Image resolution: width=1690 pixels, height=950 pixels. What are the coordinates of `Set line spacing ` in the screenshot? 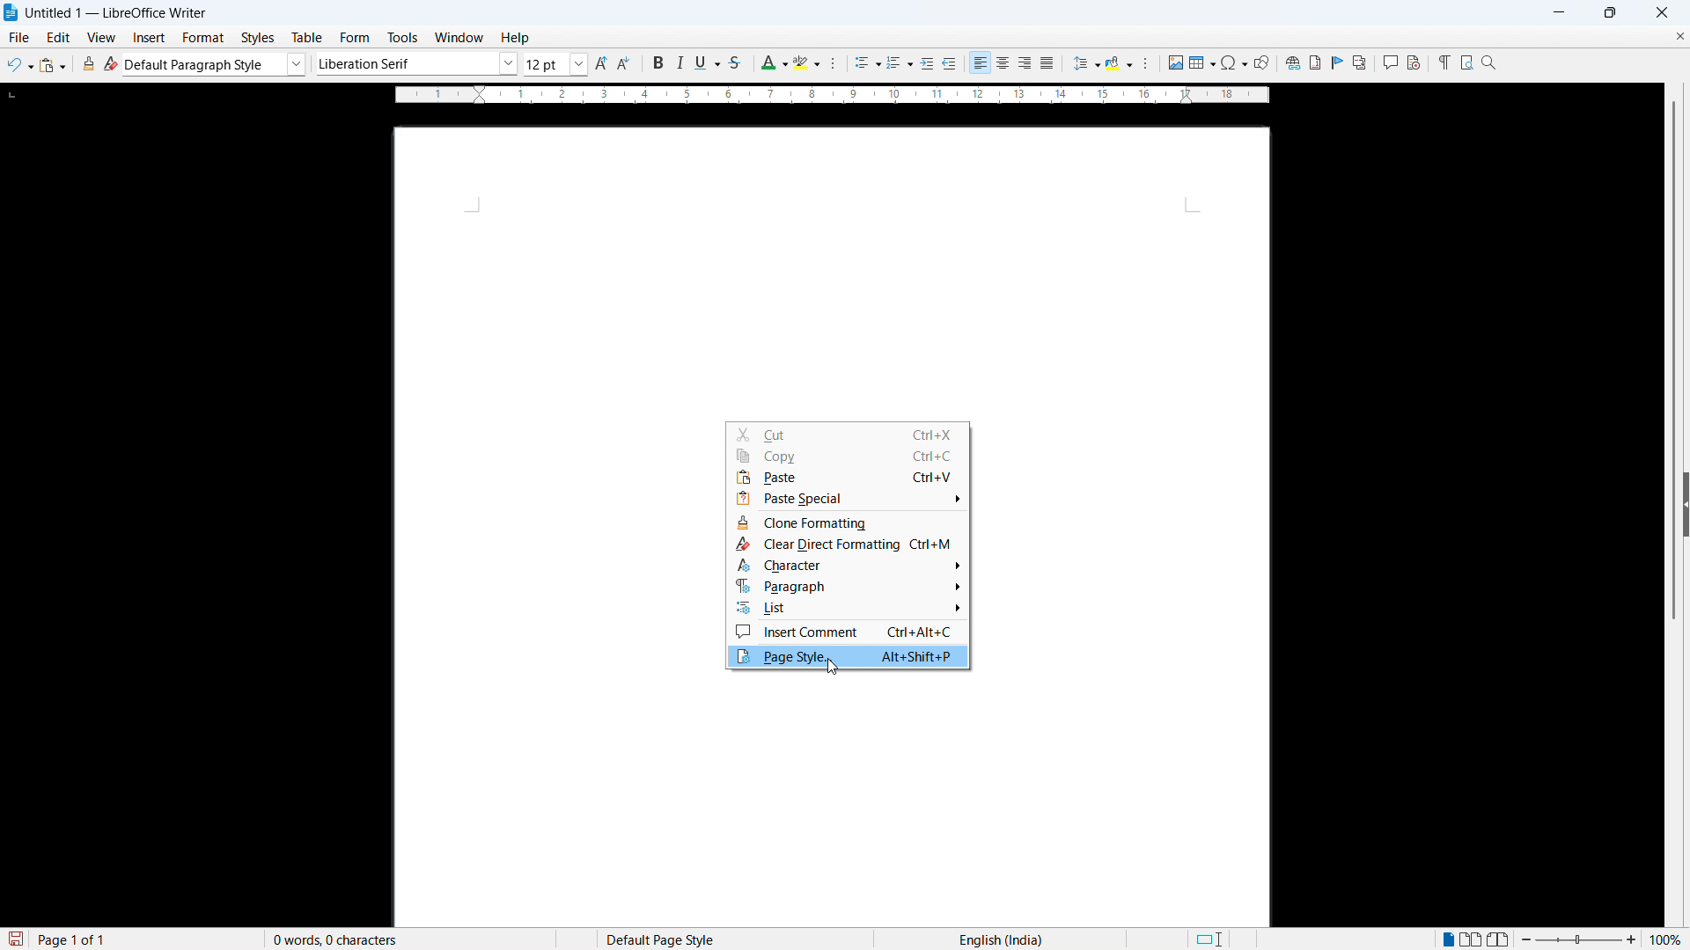 It's located at (1085, 63).